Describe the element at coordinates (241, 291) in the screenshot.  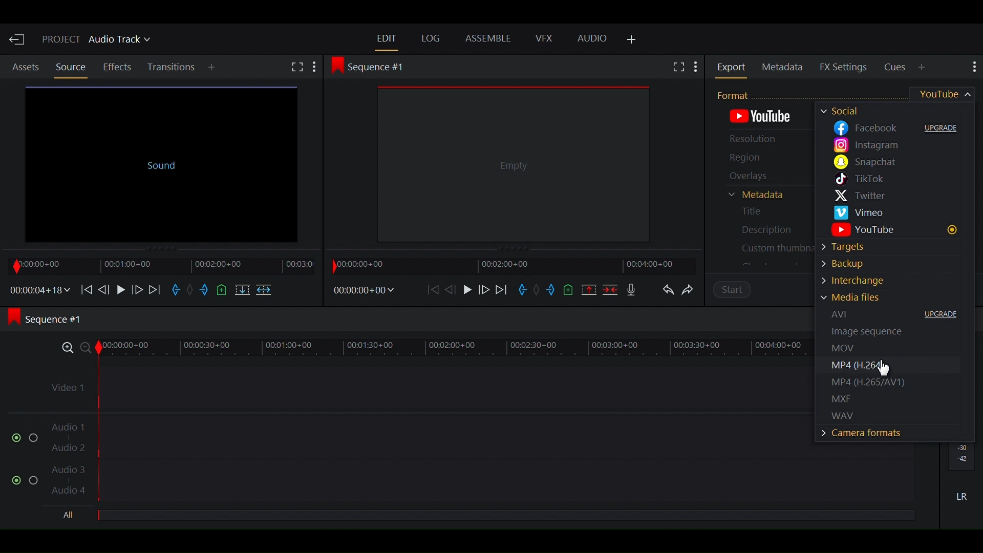
I see `Replace into the target sequence` at that location.